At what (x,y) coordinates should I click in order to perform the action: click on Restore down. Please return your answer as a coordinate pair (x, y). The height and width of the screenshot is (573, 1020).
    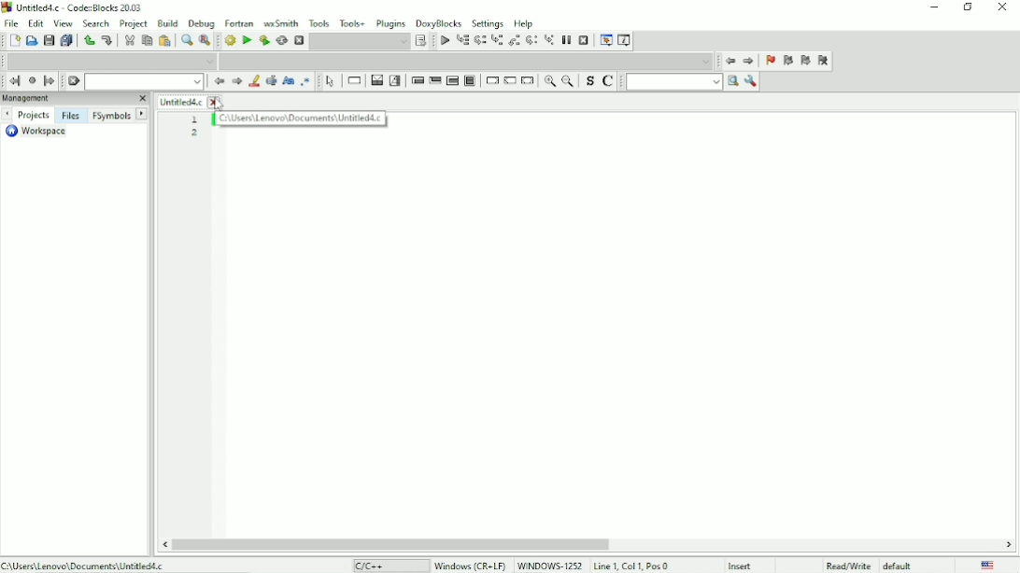
    Looking at the image, I should click on (969, 7).